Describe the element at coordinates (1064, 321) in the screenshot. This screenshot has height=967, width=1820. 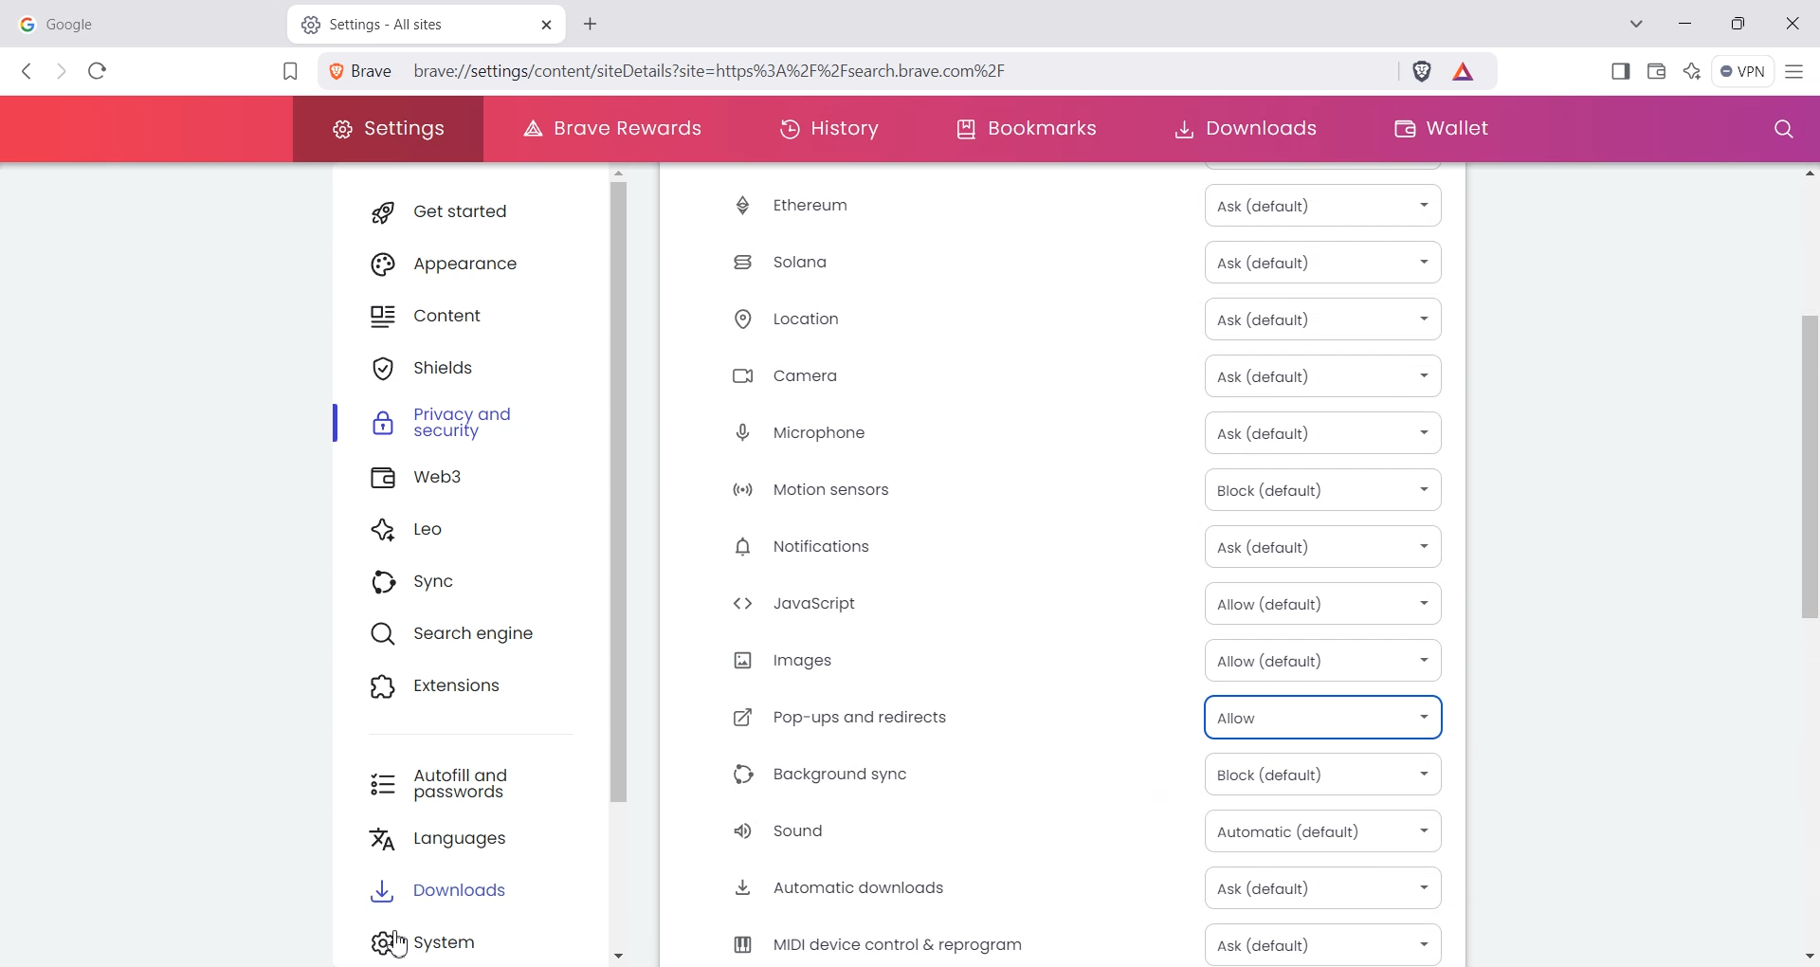
I see `Location Ask (Default)` at that location.